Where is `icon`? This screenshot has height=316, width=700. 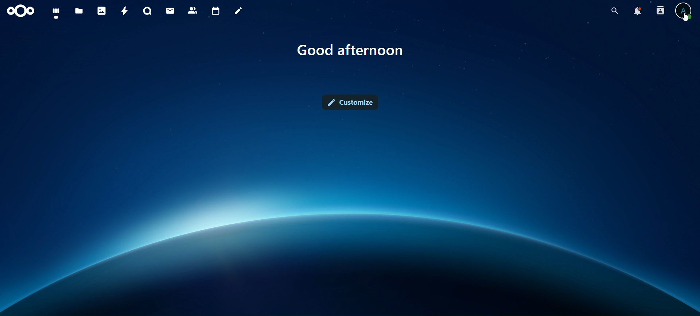 icon is located at coordinates (22, 11).